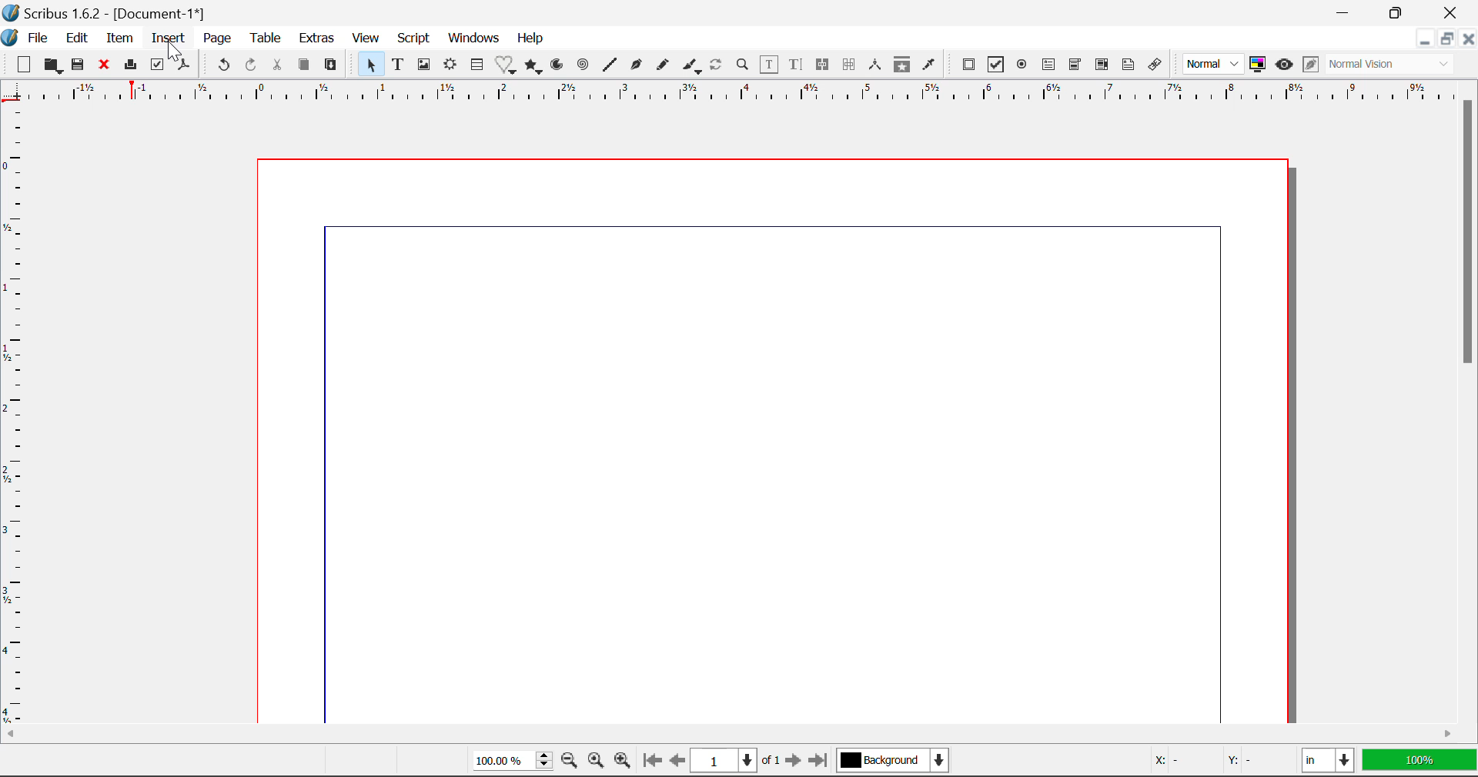 The height and width of the screenshot is (777, 1478). What do you see at coordinates (1256, 759) in the screenshot?
I see `Y: -` at bounding box center [1256, 759].